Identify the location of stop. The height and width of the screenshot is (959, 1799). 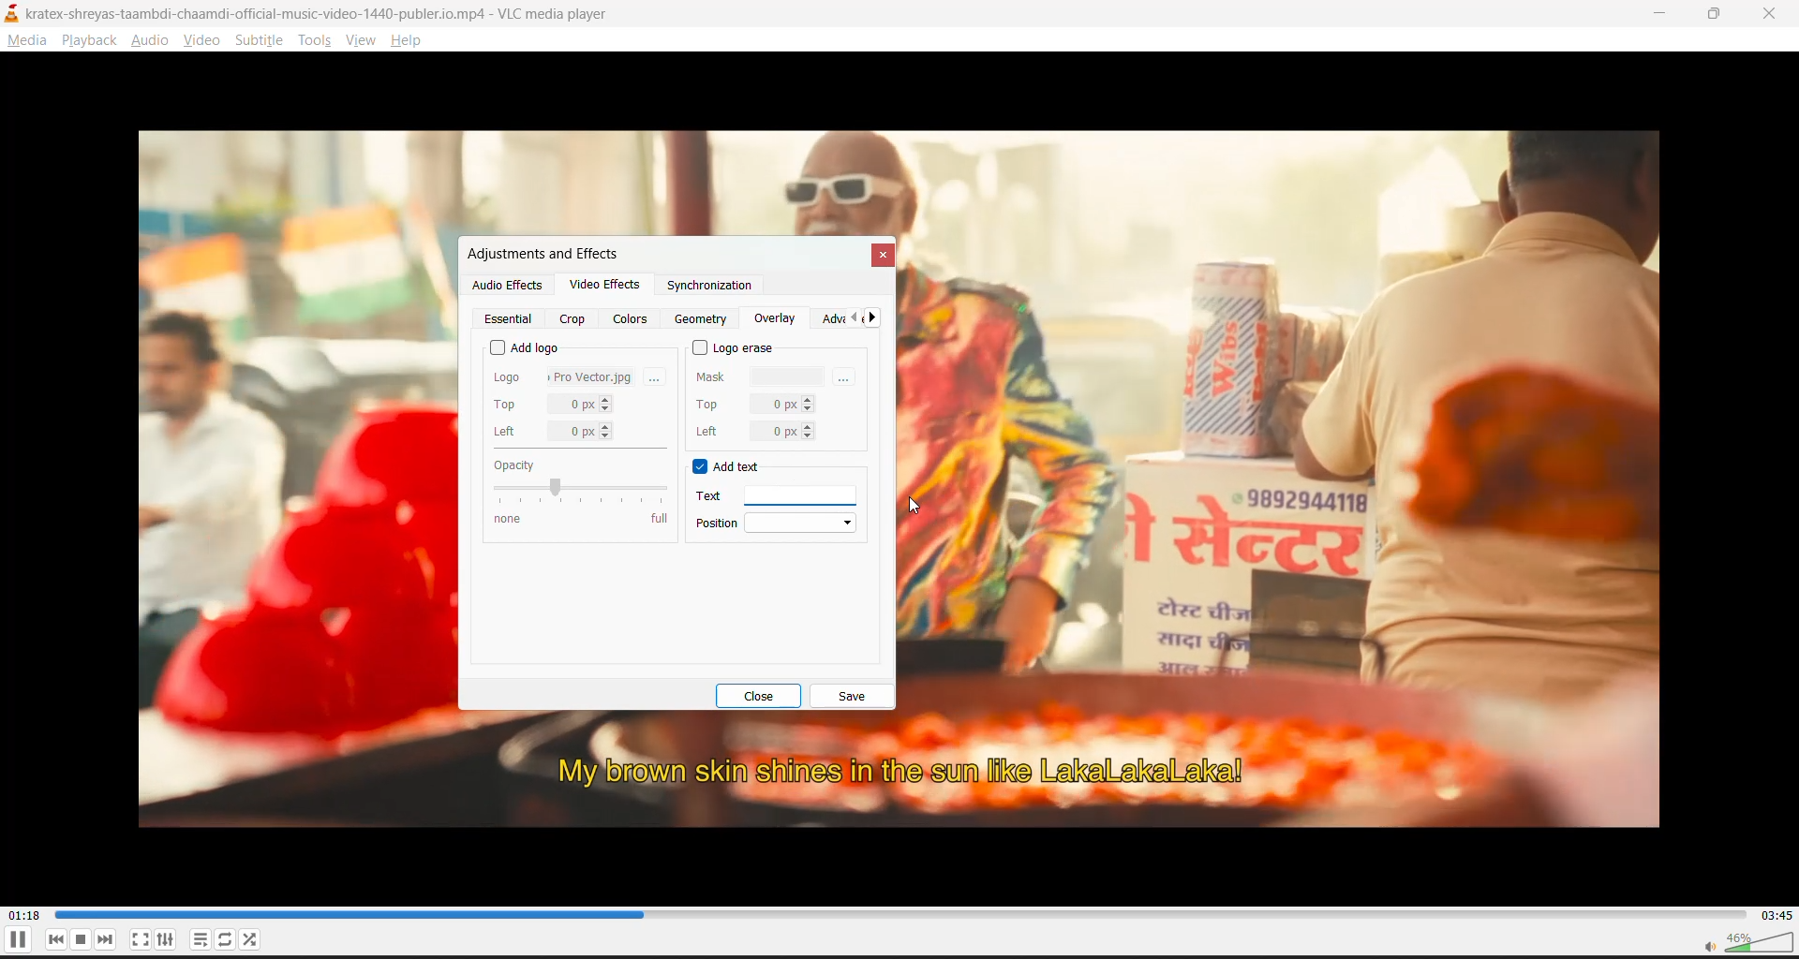
(84, 939).